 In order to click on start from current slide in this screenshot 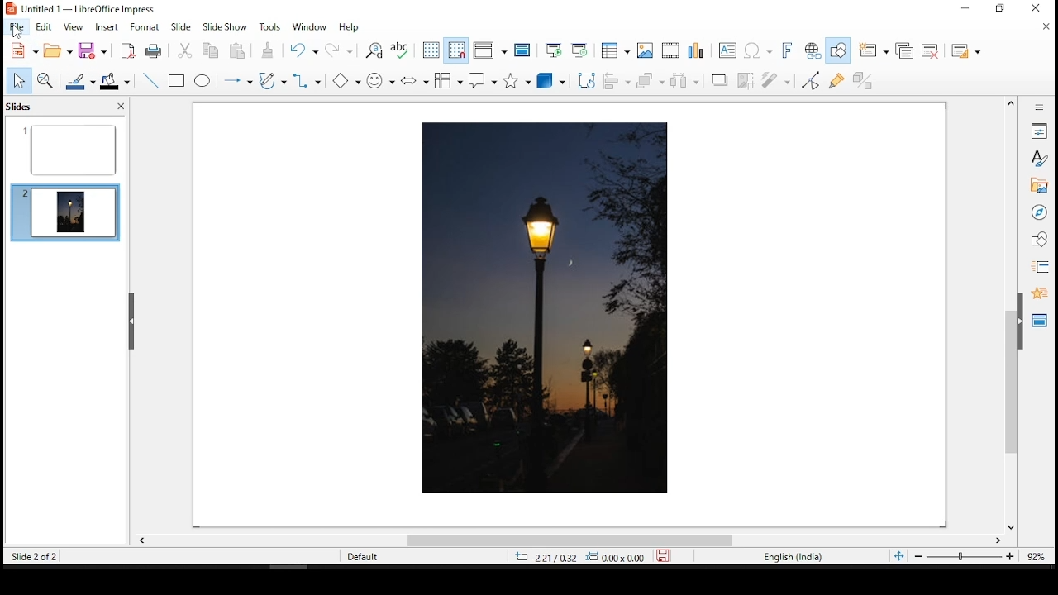, I will do `click(581, 49)`.